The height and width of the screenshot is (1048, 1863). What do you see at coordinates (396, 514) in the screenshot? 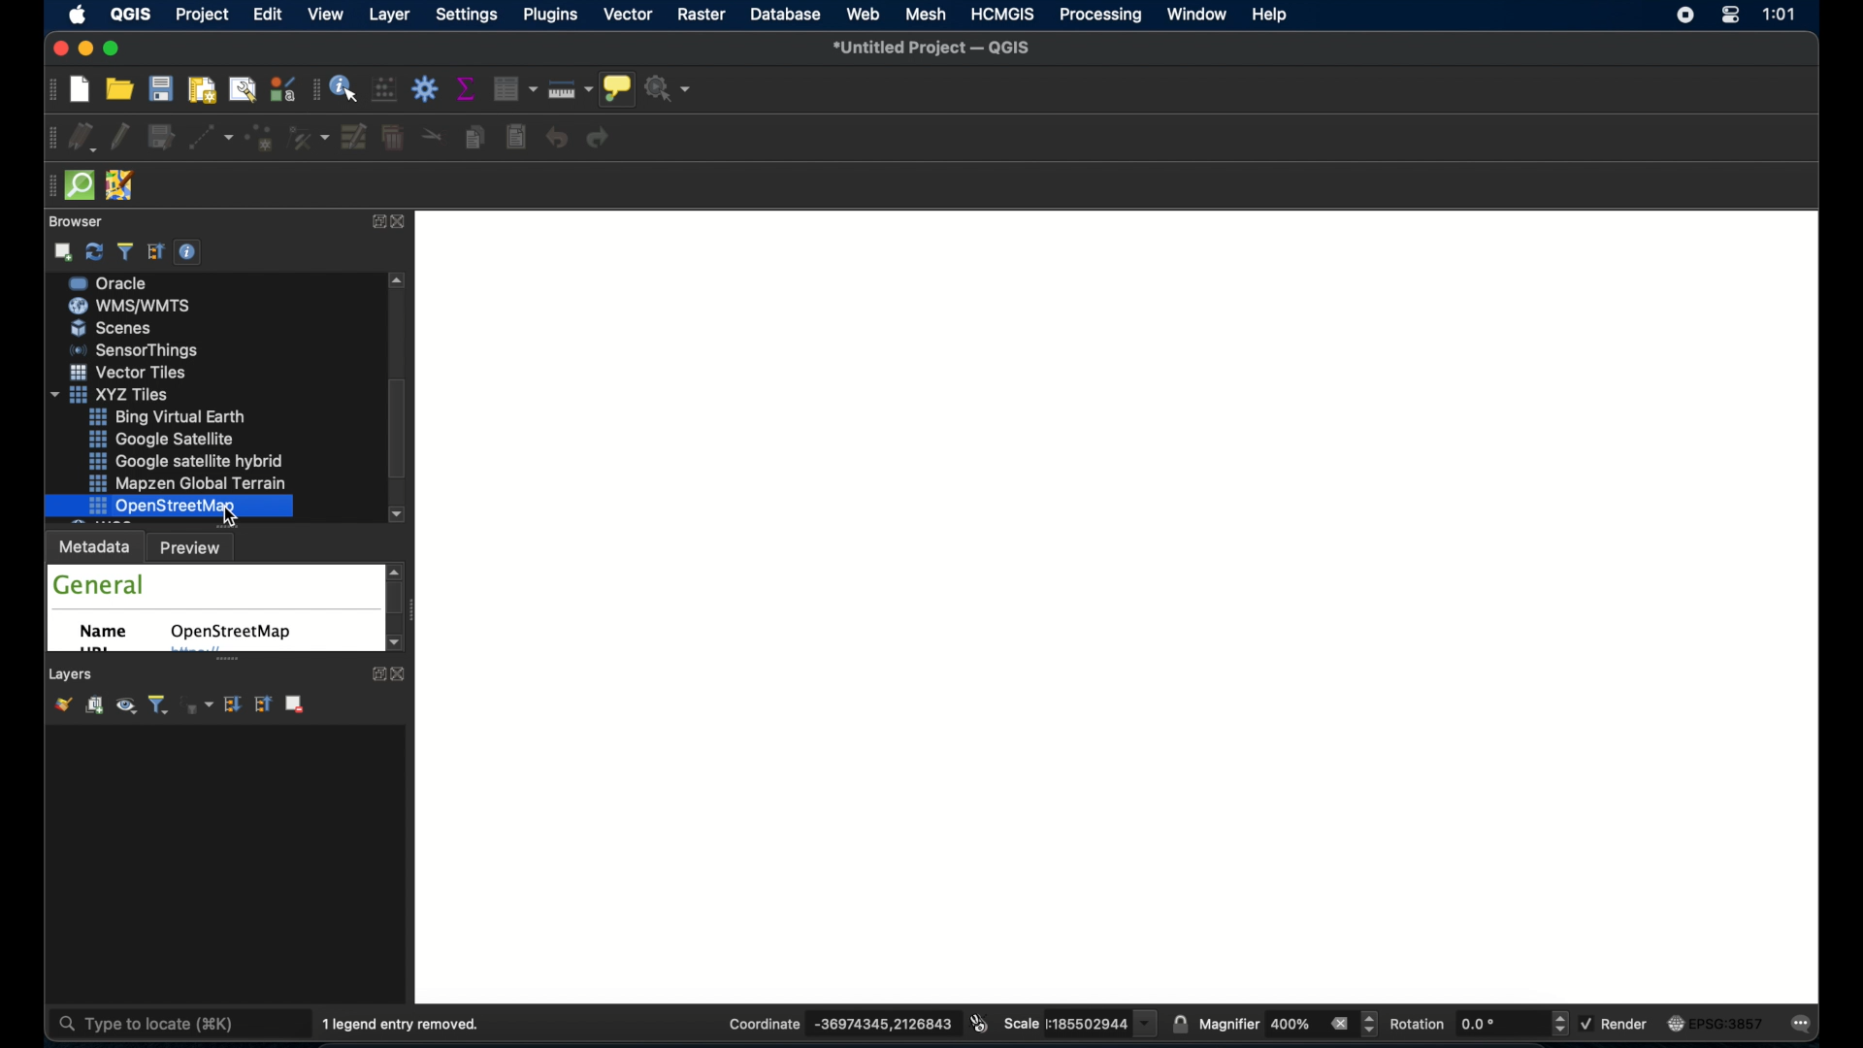
I see `scroll down button` at bounding box center [396, 514].